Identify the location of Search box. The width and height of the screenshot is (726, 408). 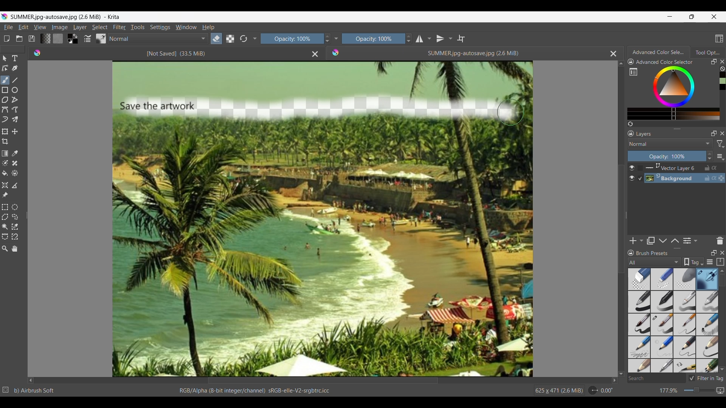
(656, 378).